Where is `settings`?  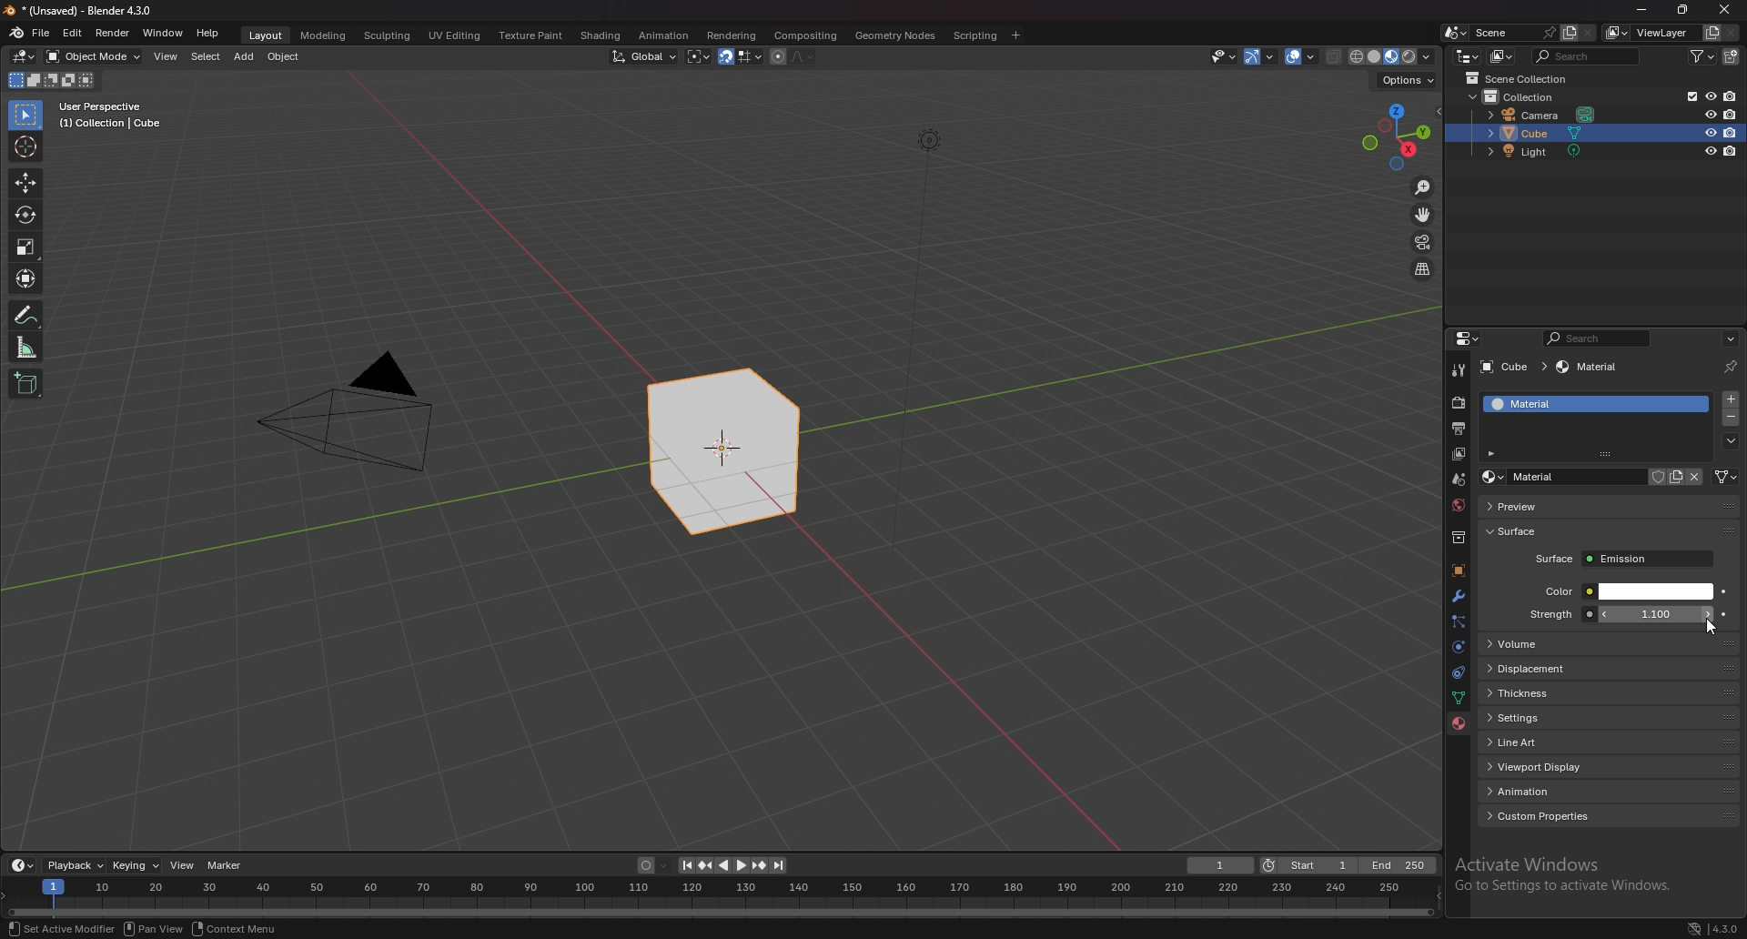
settings is located at coordinates (1608, 718).